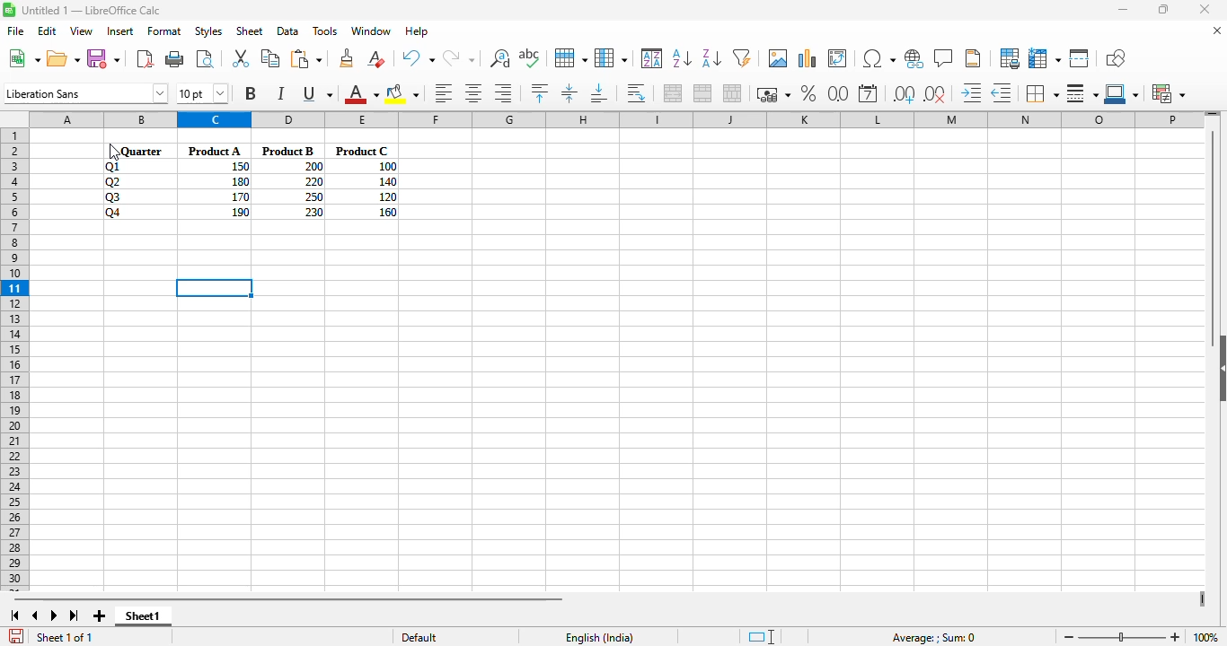 The image size is (1227, 646). Describe the element at coordinates (1115, 57) in the screenshot. I see `show draw functions` at that location.